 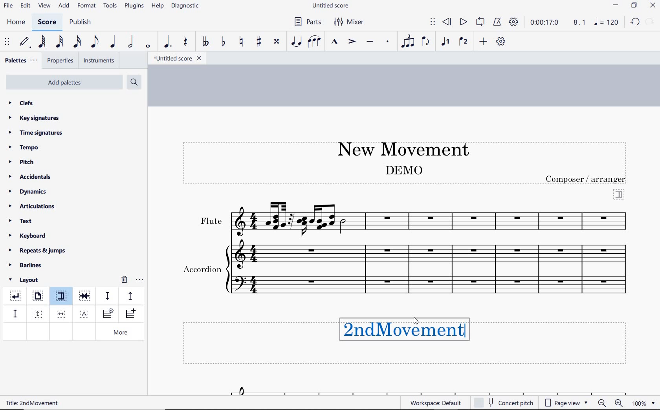 What do you see at coordinates (85, 313) in the screenshot?
I see `insert text frame` at bounding box center [85, 313].